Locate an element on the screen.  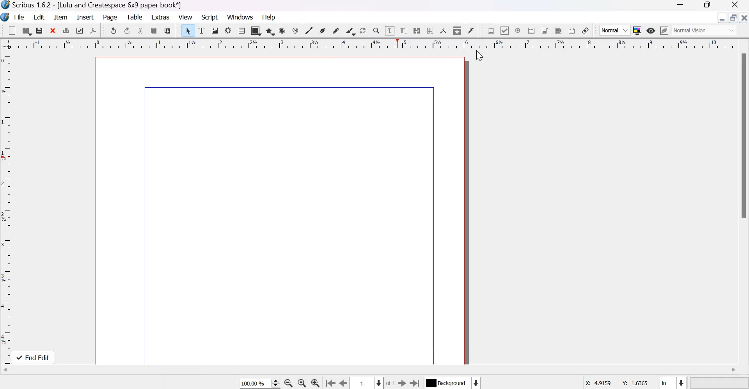
Go the last page is located at coordinates (416, 382).